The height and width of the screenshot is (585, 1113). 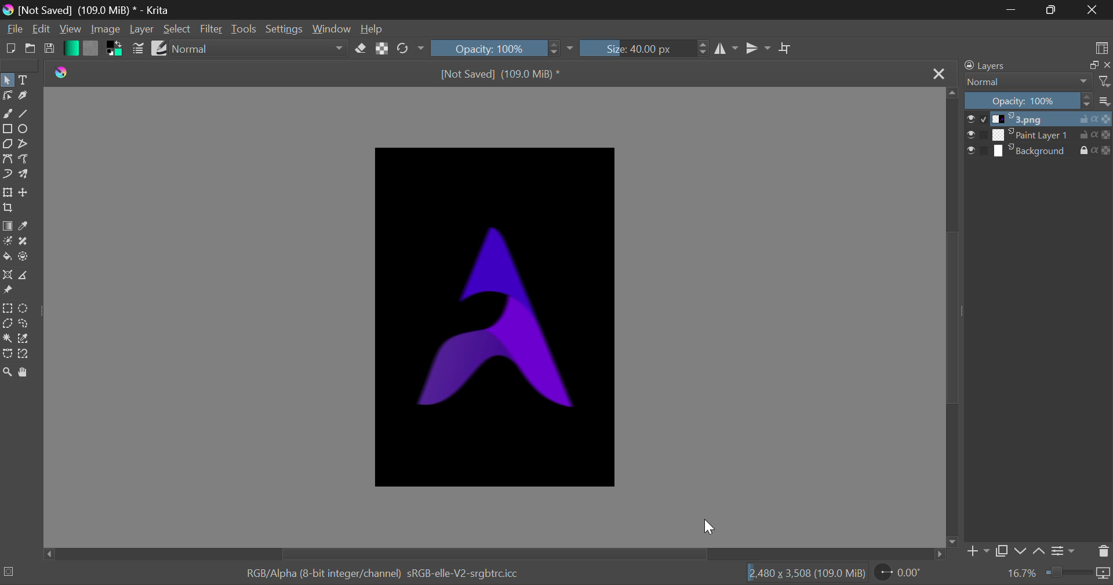 I want to click on Bezier Curve Selection Tool, so click(x=7, y=353).